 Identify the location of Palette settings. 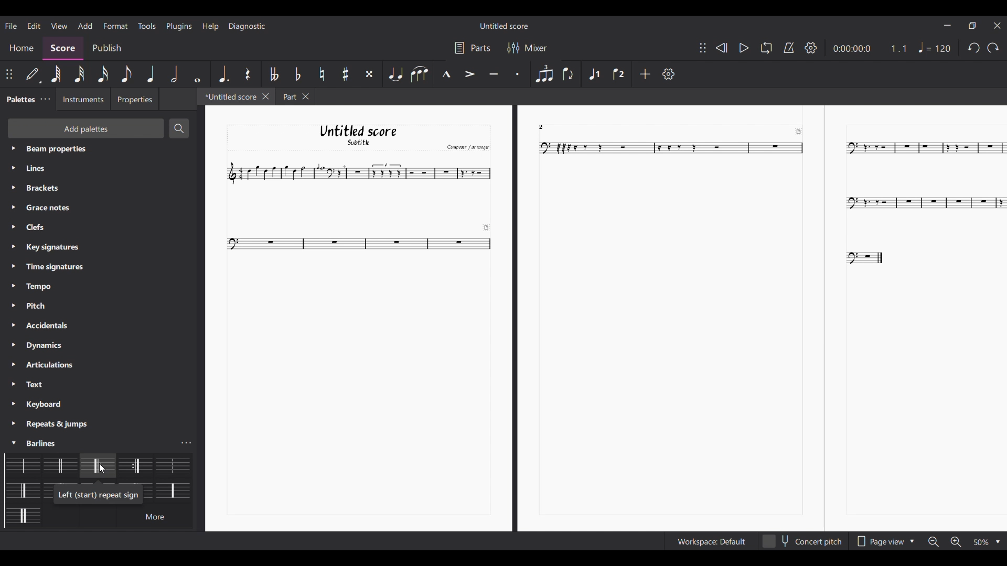
(40, 386).